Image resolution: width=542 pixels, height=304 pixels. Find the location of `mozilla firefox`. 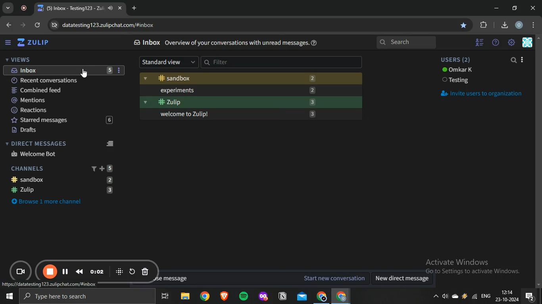

mozilla firefox is located at coordinates (263, 296).